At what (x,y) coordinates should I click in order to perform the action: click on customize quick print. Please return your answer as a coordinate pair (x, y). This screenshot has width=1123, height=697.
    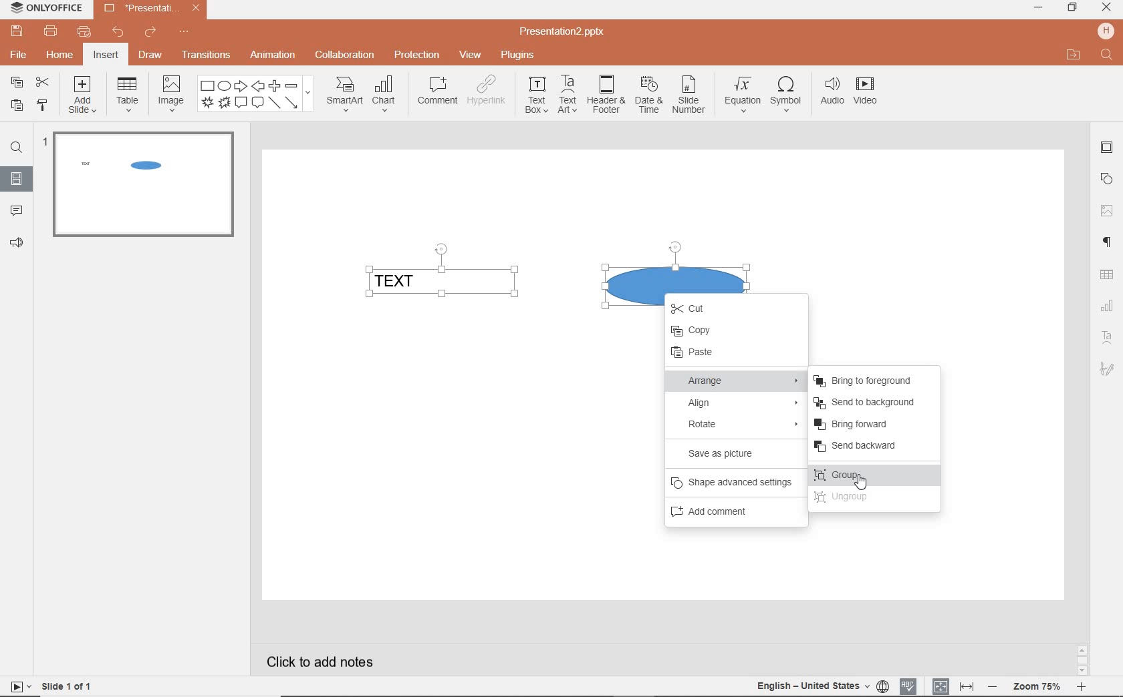
    Looking at the image, I should click on (82, 32).